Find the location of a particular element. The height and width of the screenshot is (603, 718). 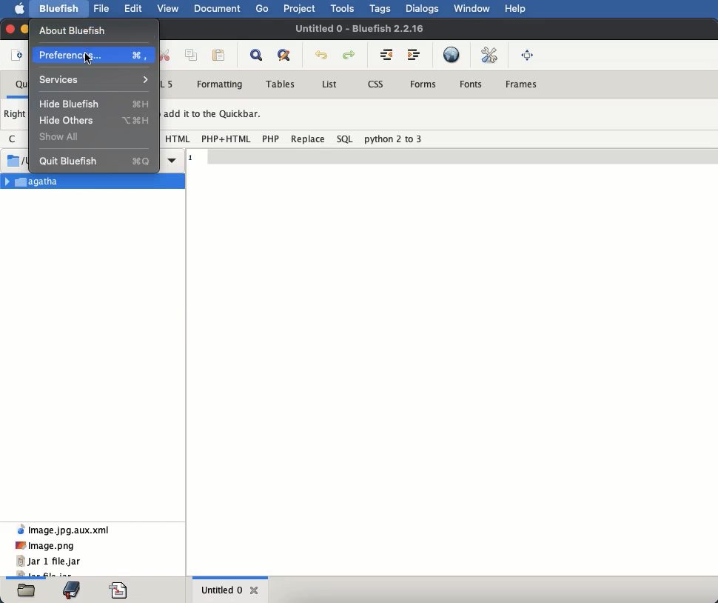

css is located at coordinates (377, 83).